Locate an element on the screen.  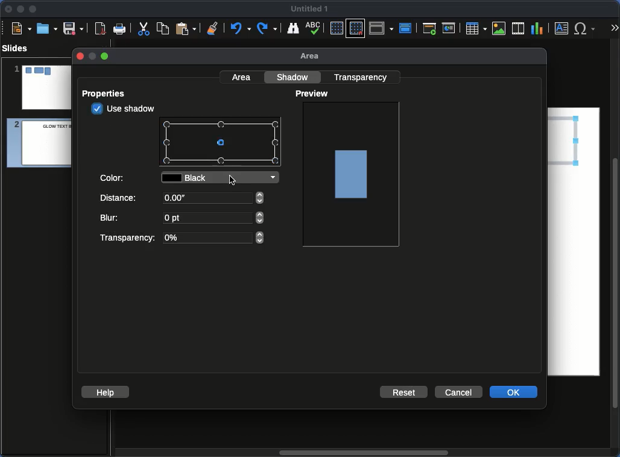
Area is located at coordinates (242, 77).